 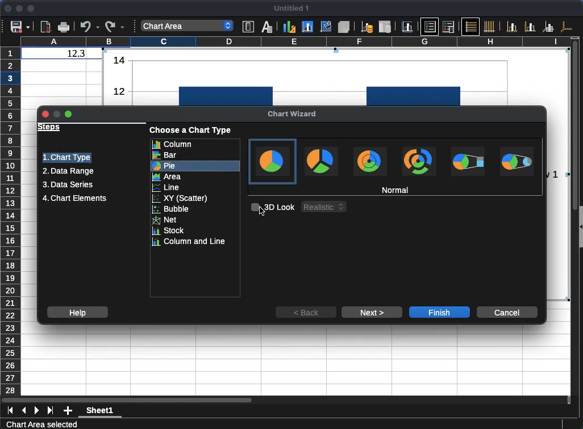 What do you see at coordinates (407, 27) in the screenshot?
I see `Titles` at bounding box center [407, 27].